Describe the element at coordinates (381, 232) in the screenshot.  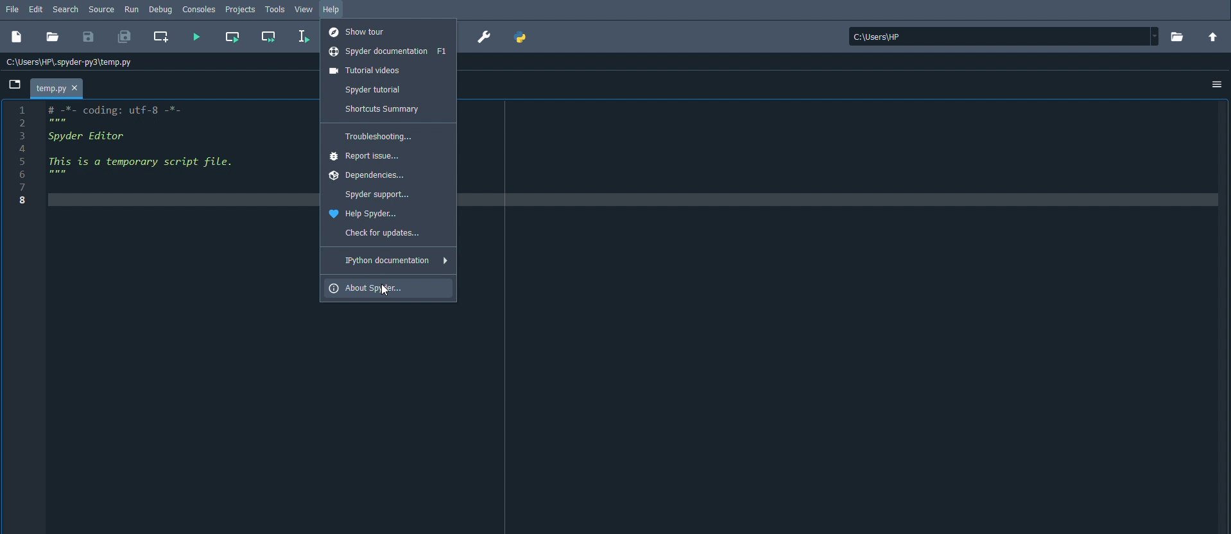
I see `Check for updates` at that location.